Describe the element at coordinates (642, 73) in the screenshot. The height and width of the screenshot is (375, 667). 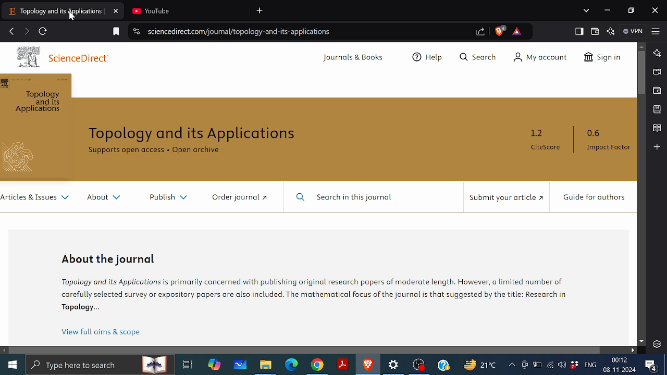
I see `Vertical scroll bar` at that location.